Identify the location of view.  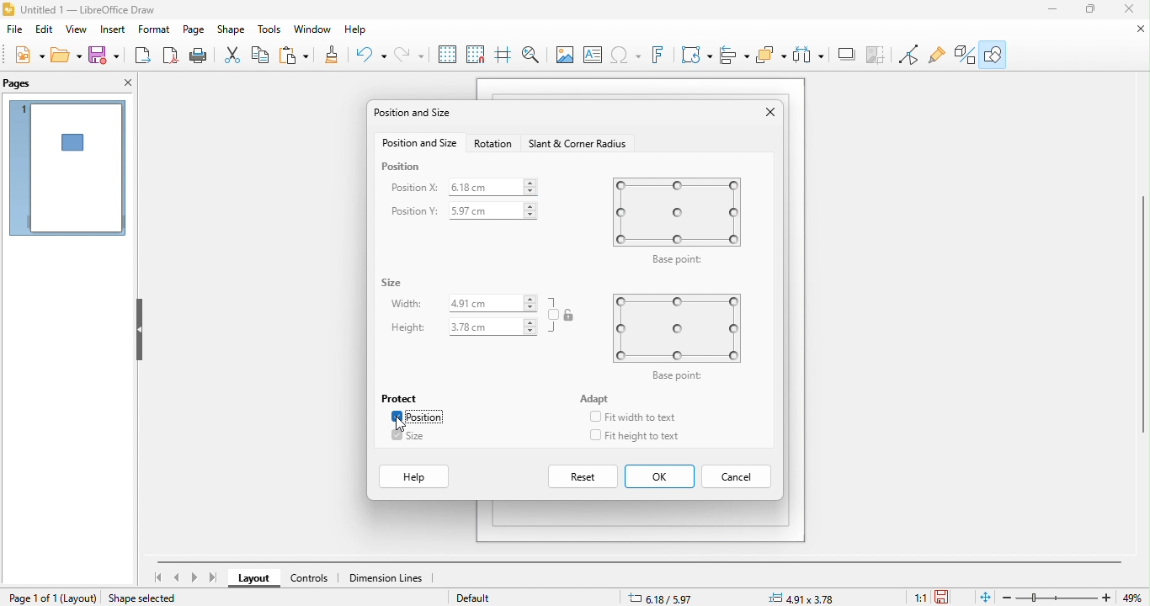
(77, 30).